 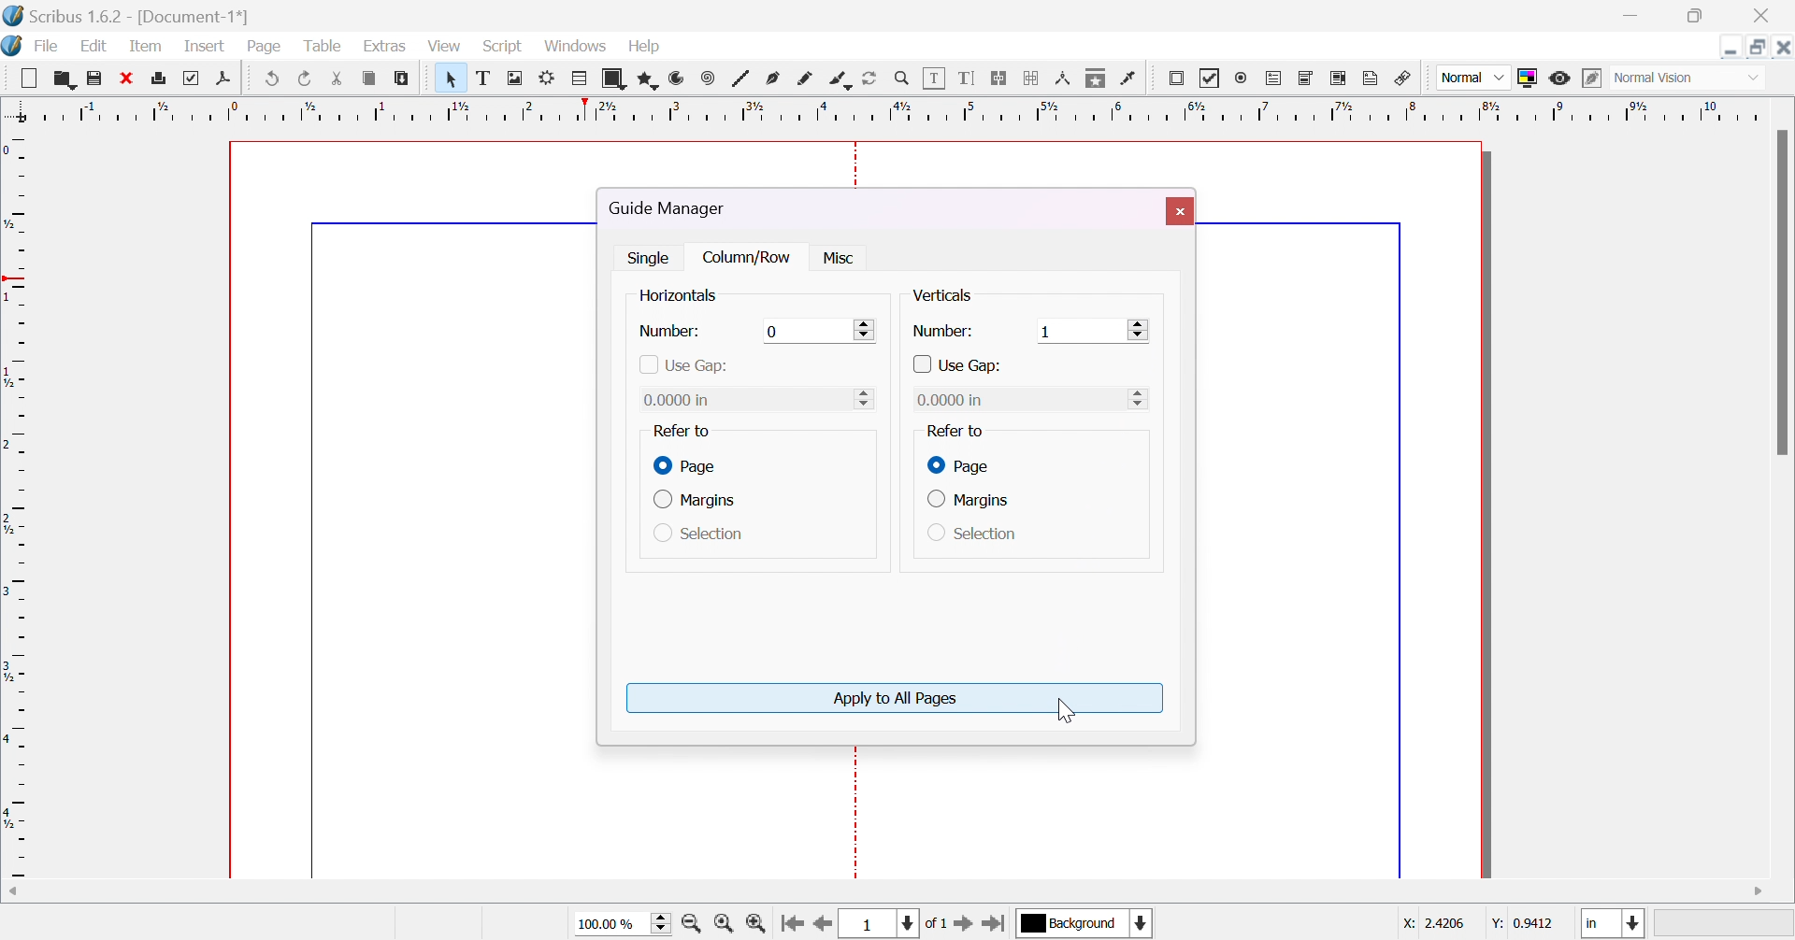 What do you see at coordinates (573, 47) in the screenshot?
I see `windows` at bounding box center [573, 47].